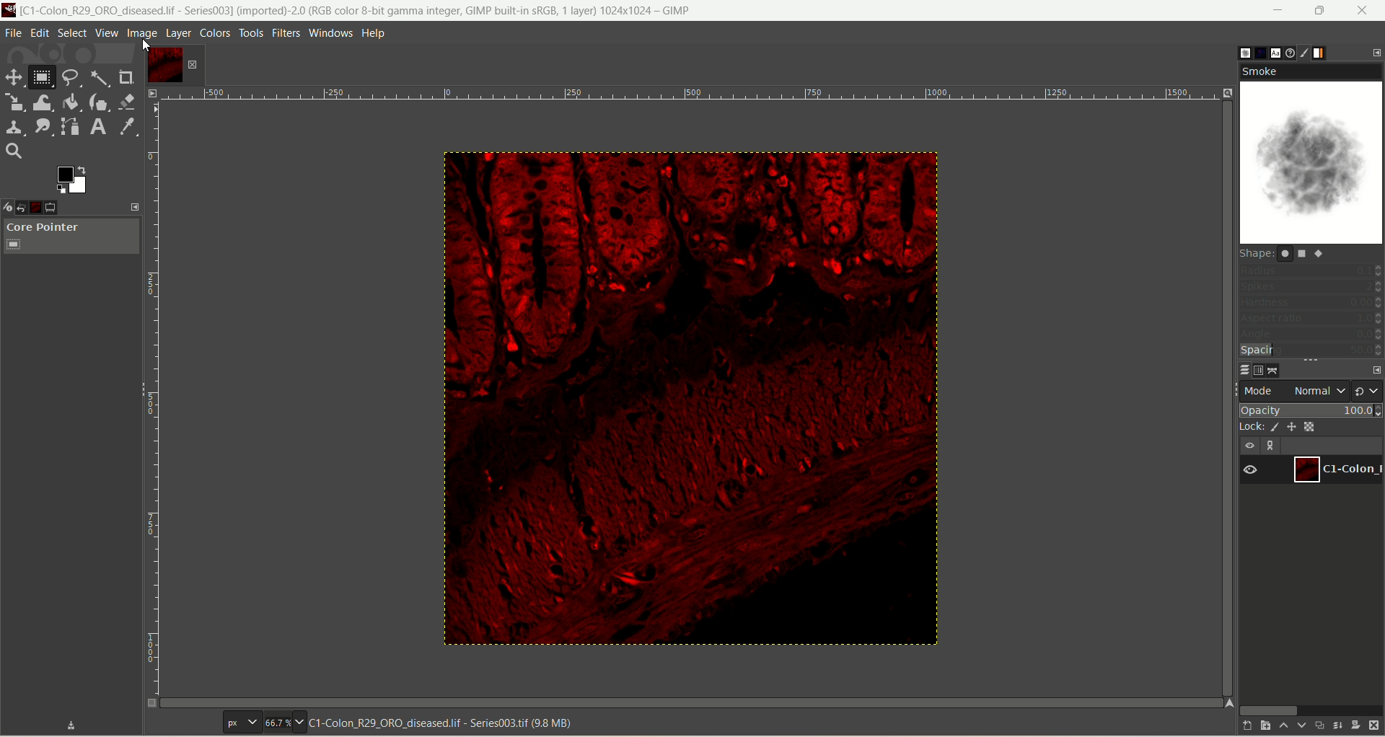  What do you see at coordinates (1376, 371) in the screenshot?
I see `configure this tab` at bounding box center [1376, 371].